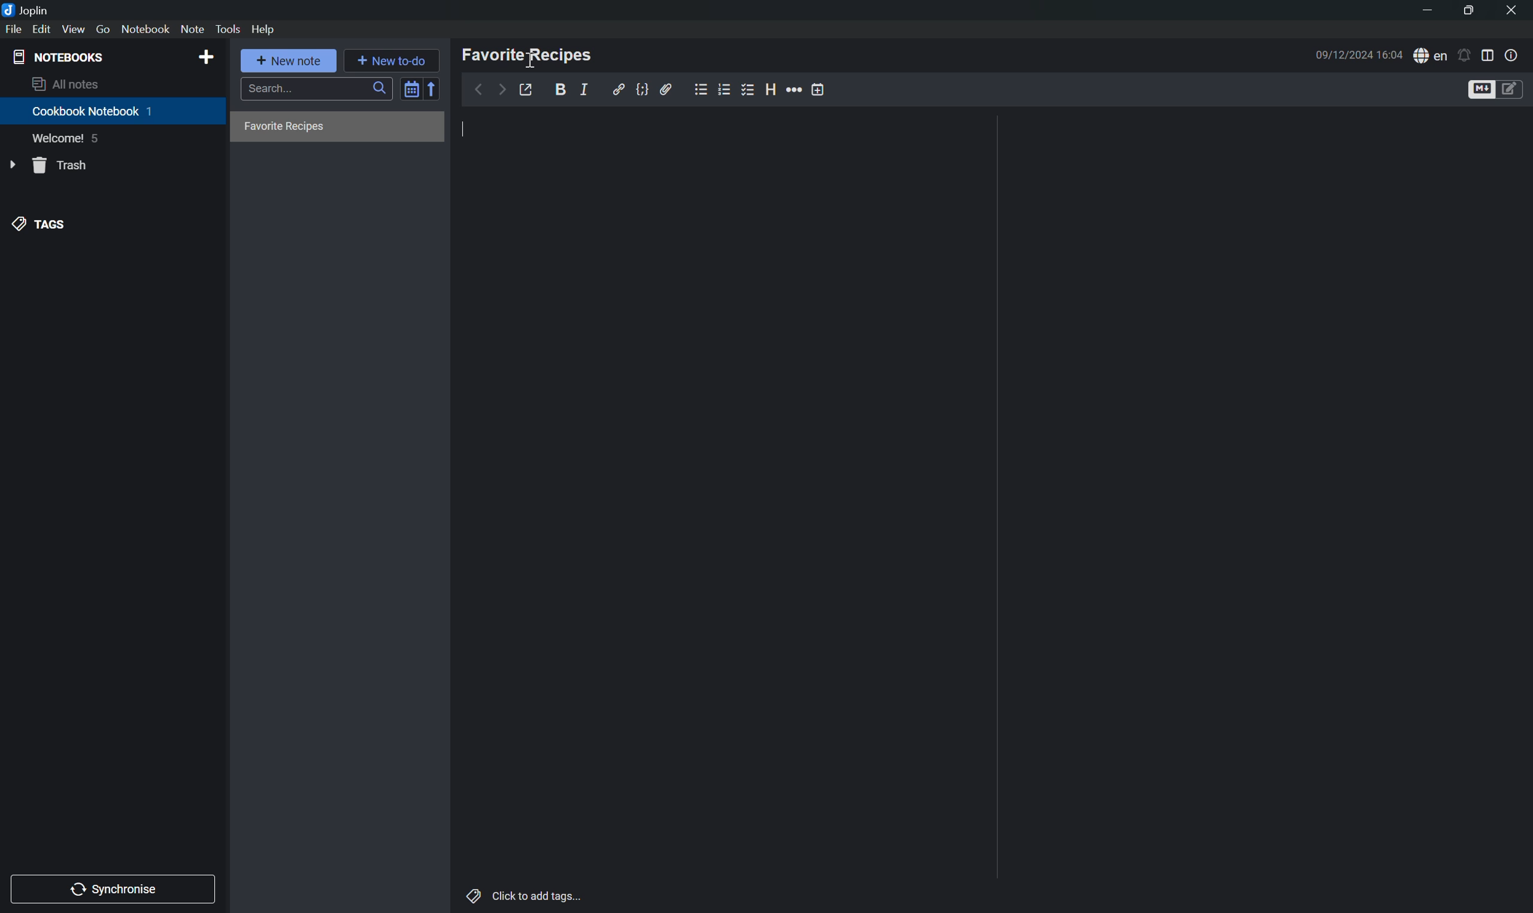 This screenshot has width=1533, height=913. What do you see at coordinates (1467, 54) in the screenshot?
I see `Set alarm` at bounding box center [1467, 54].